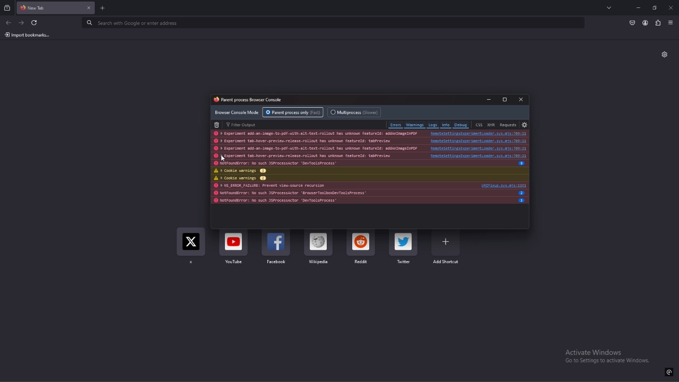  What do you see at coordinates (490, 100) in the screenshot?
I see `minimize` at bounding box center [490, 100].